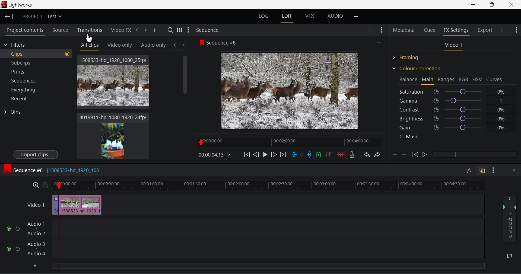 This screenshot has height=274, width=521. Describe the element at coordinates (428, 80) in the screenshot. I see `Main Tab Open` at that location.